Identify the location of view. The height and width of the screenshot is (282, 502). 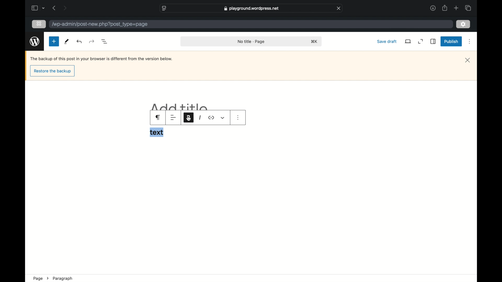
(408, 41).